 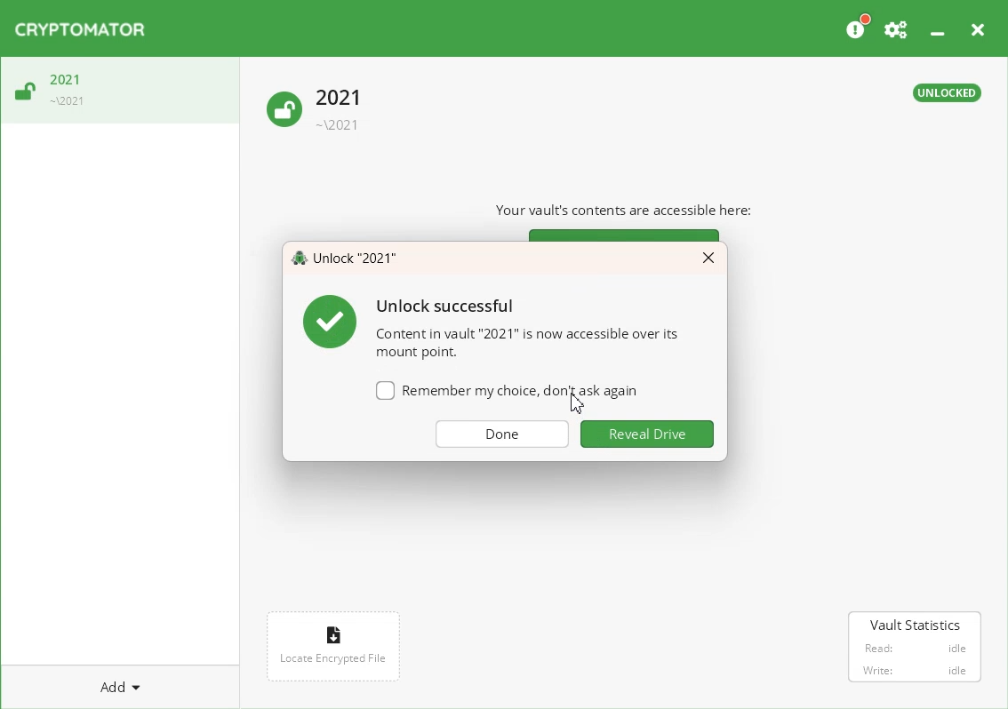 What do you see at coordinates (506, 395) in the screenshot?
I see `Remember my choice, don't ask again` at bounding box center [506, 395].